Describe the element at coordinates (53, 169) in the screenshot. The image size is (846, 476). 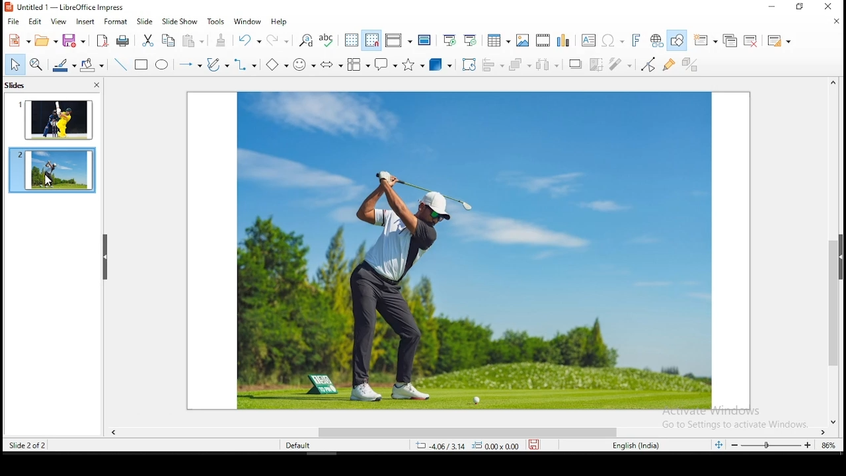
I see `slide 2` at that location.